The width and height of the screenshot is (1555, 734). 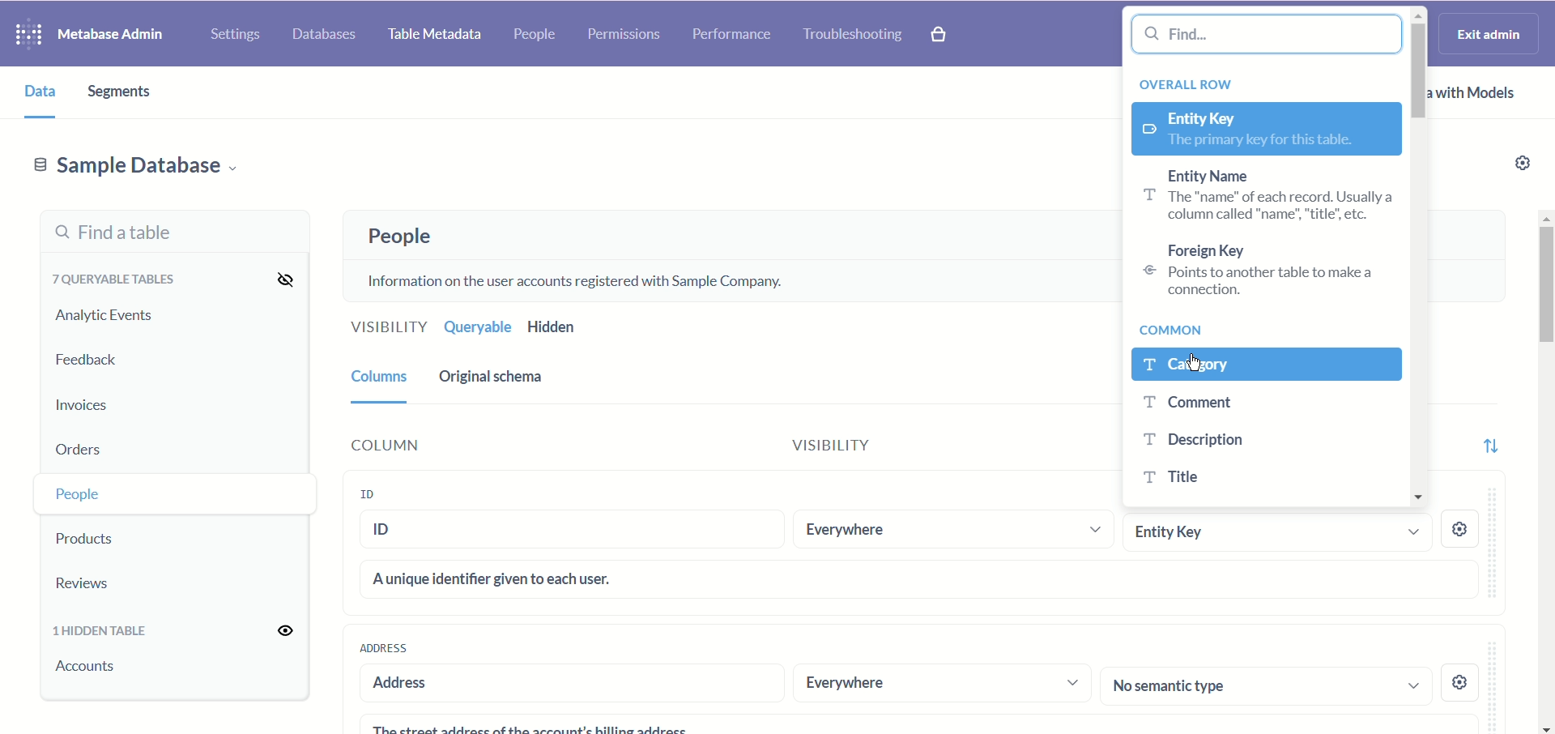 What do you see at coordinates (1267, 365) in the screenshot?
I see `Category` at bounding box center [1267, 365].